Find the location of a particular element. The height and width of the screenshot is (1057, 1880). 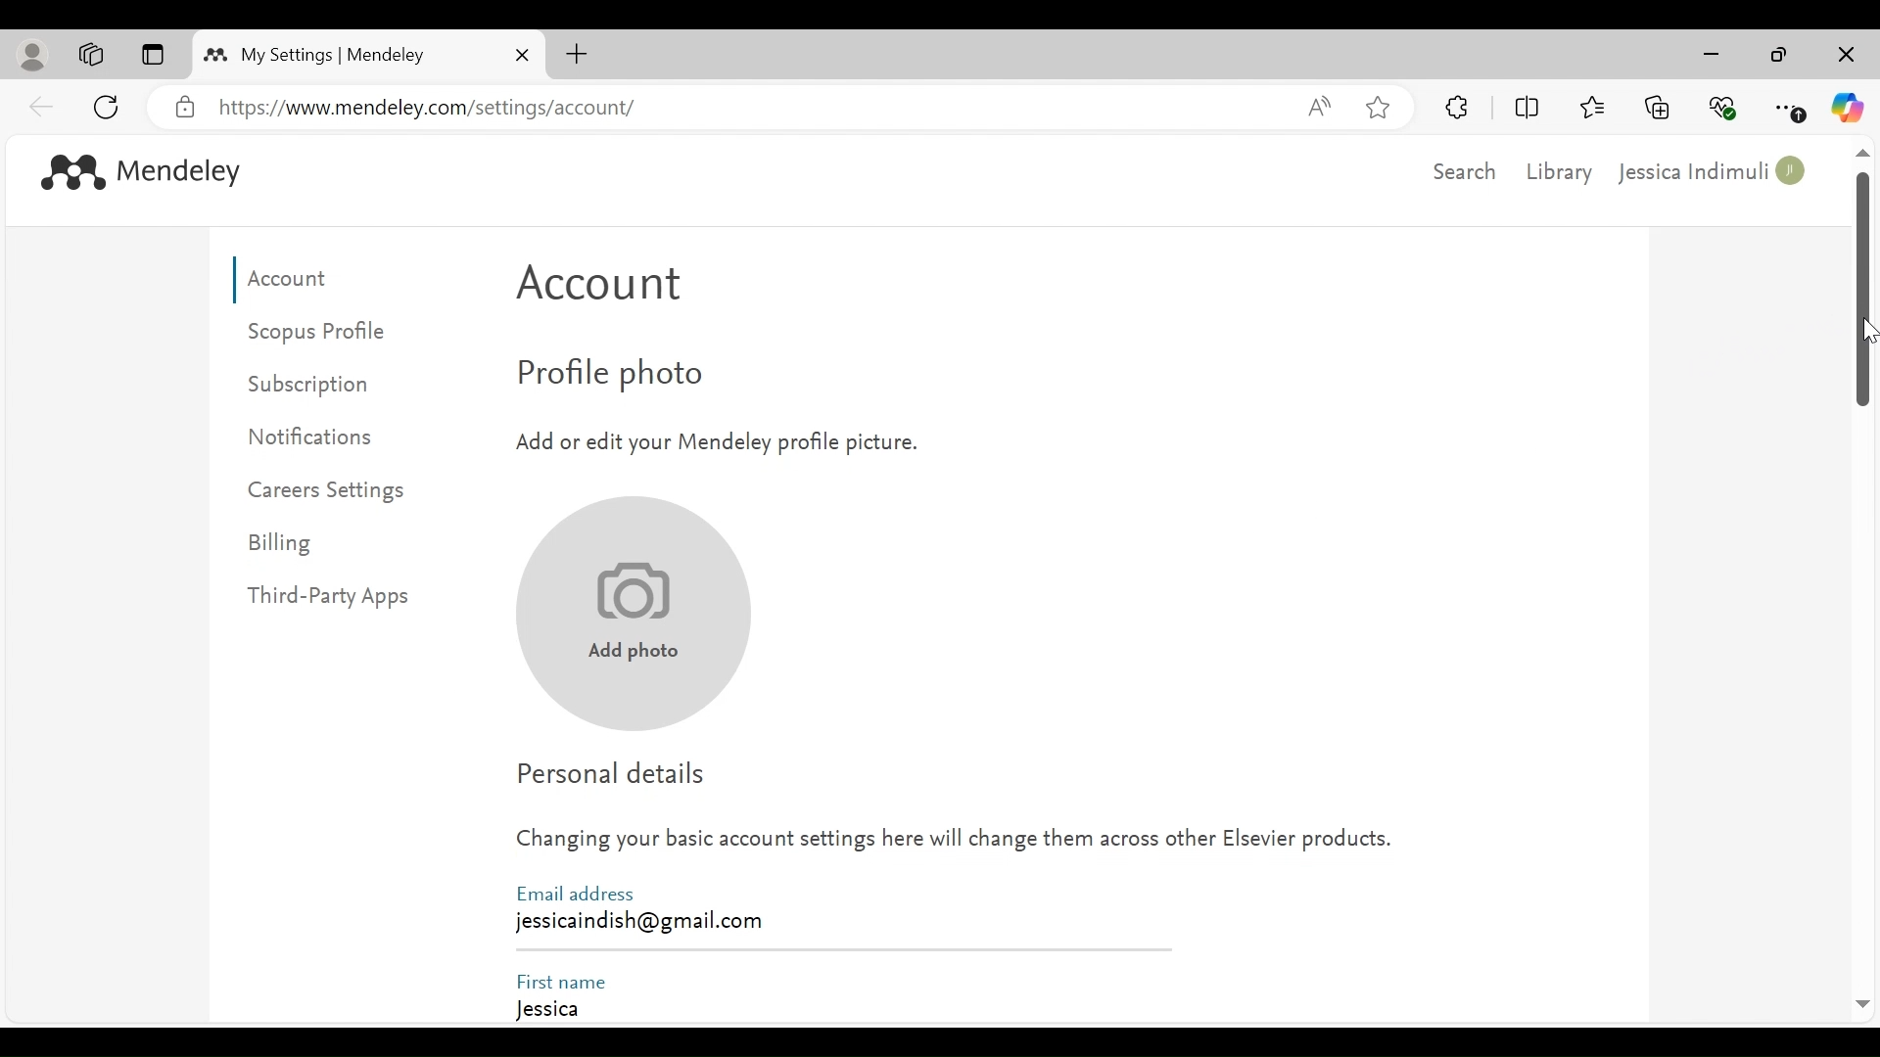

Vertical Scroll bar is located at coordinates (1863, 293).